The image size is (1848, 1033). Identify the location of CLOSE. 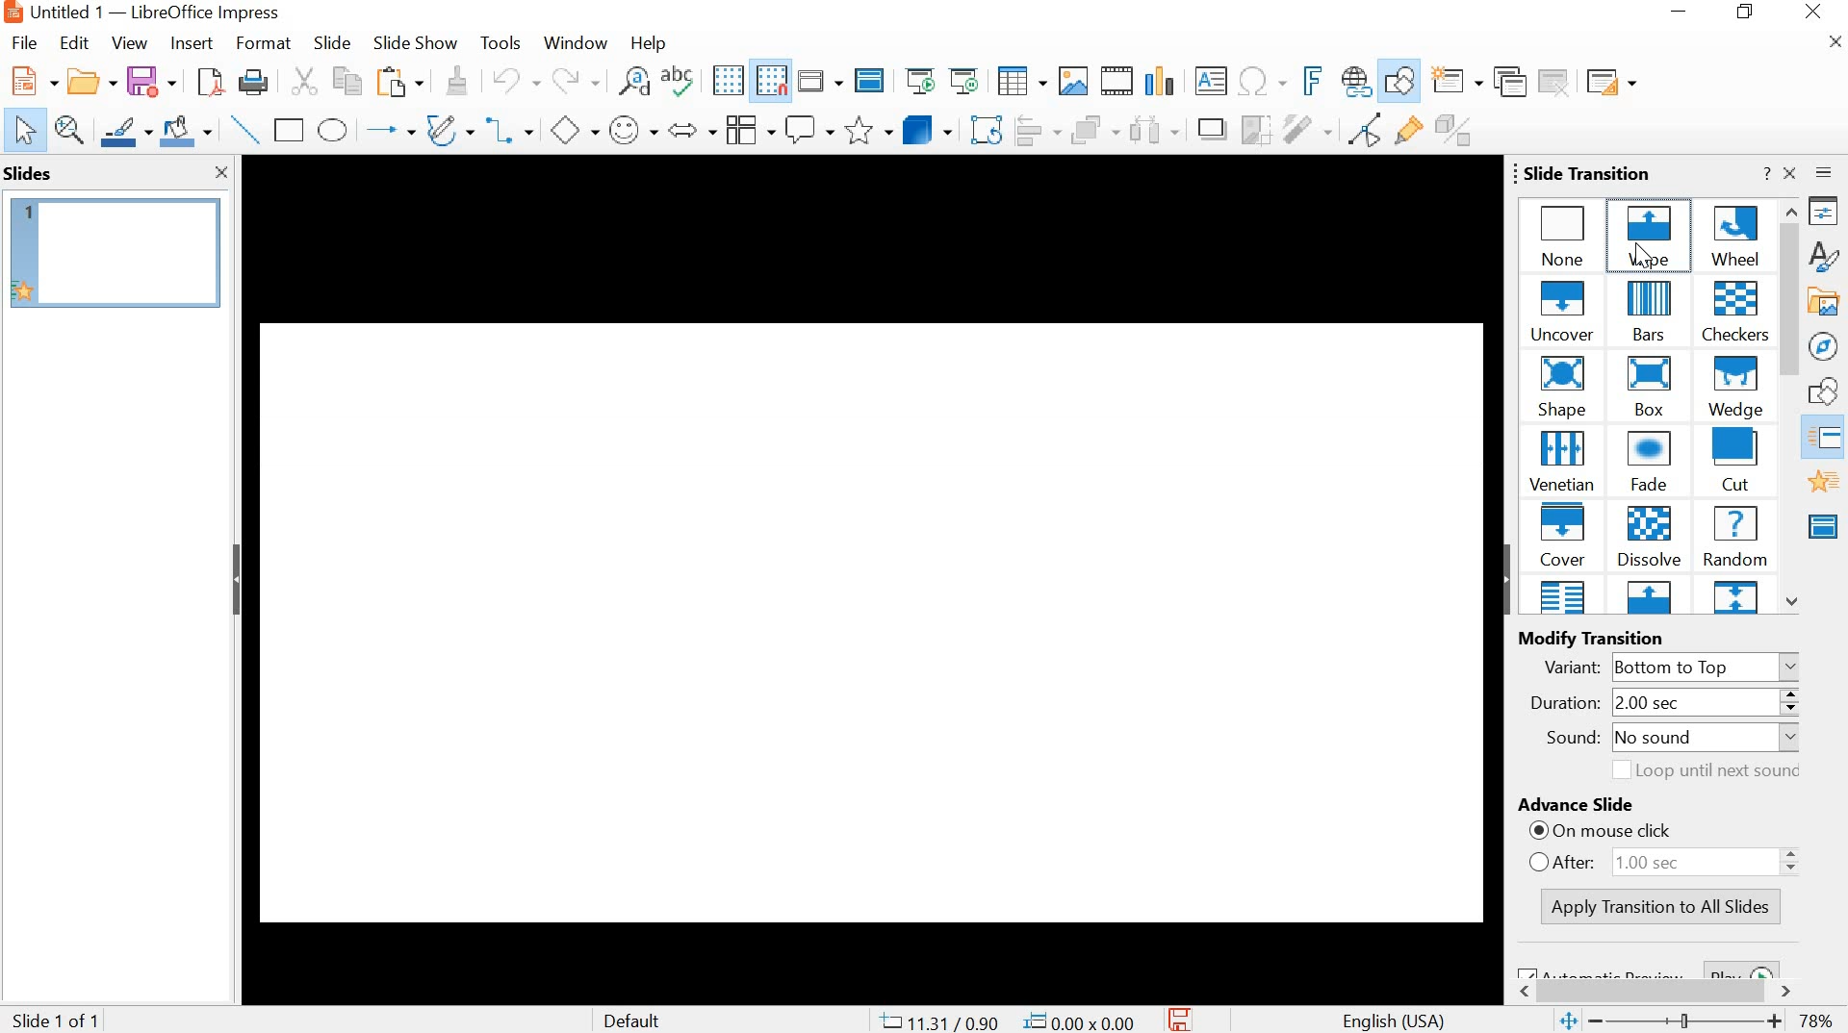
(219, 173).